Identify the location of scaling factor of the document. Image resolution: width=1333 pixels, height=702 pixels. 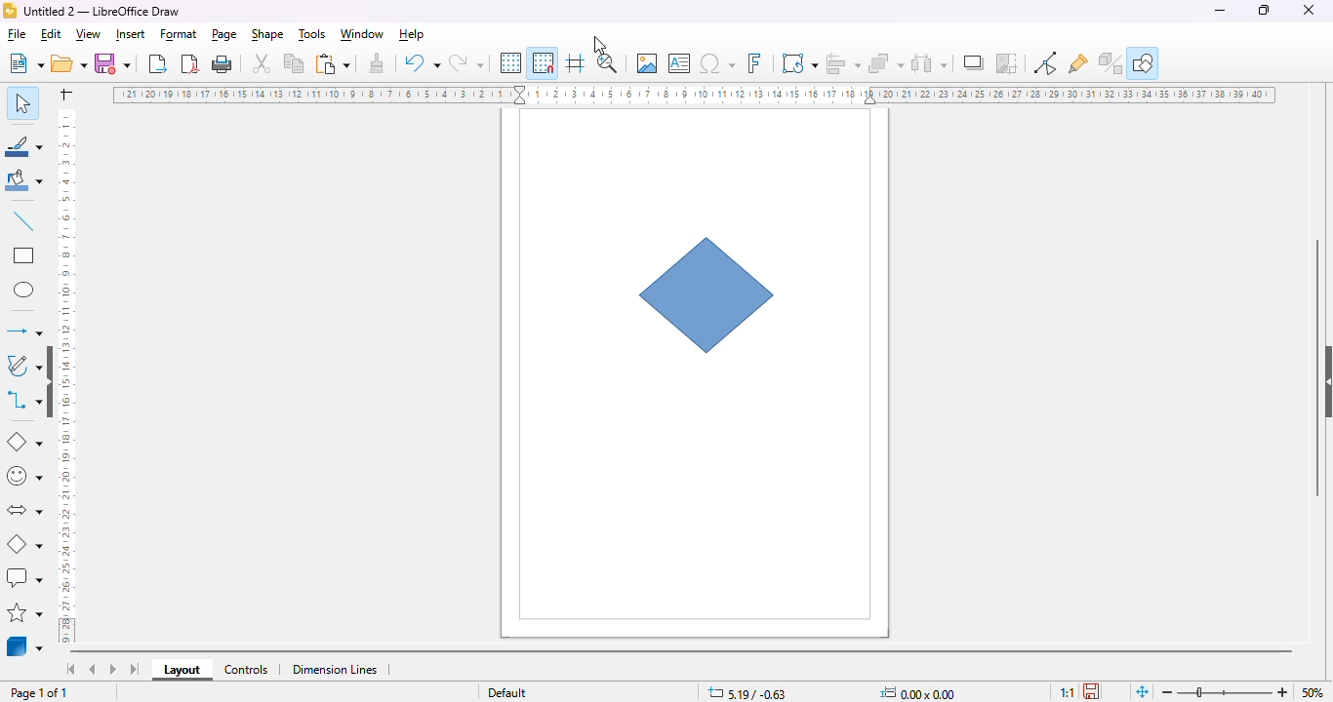
(1067, 691).